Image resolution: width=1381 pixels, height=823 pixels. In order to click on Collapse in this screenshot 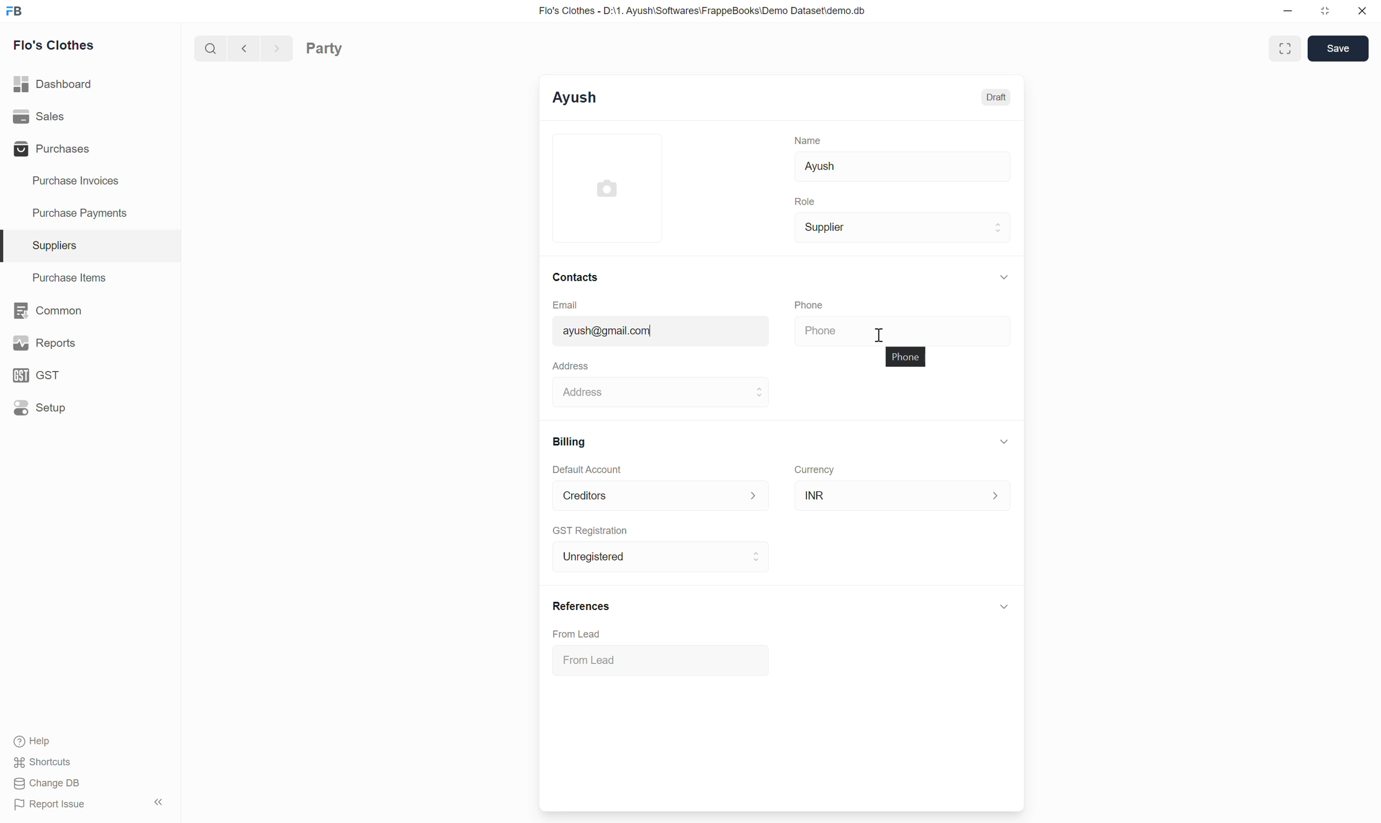, I will do `click(1004, 277)`.